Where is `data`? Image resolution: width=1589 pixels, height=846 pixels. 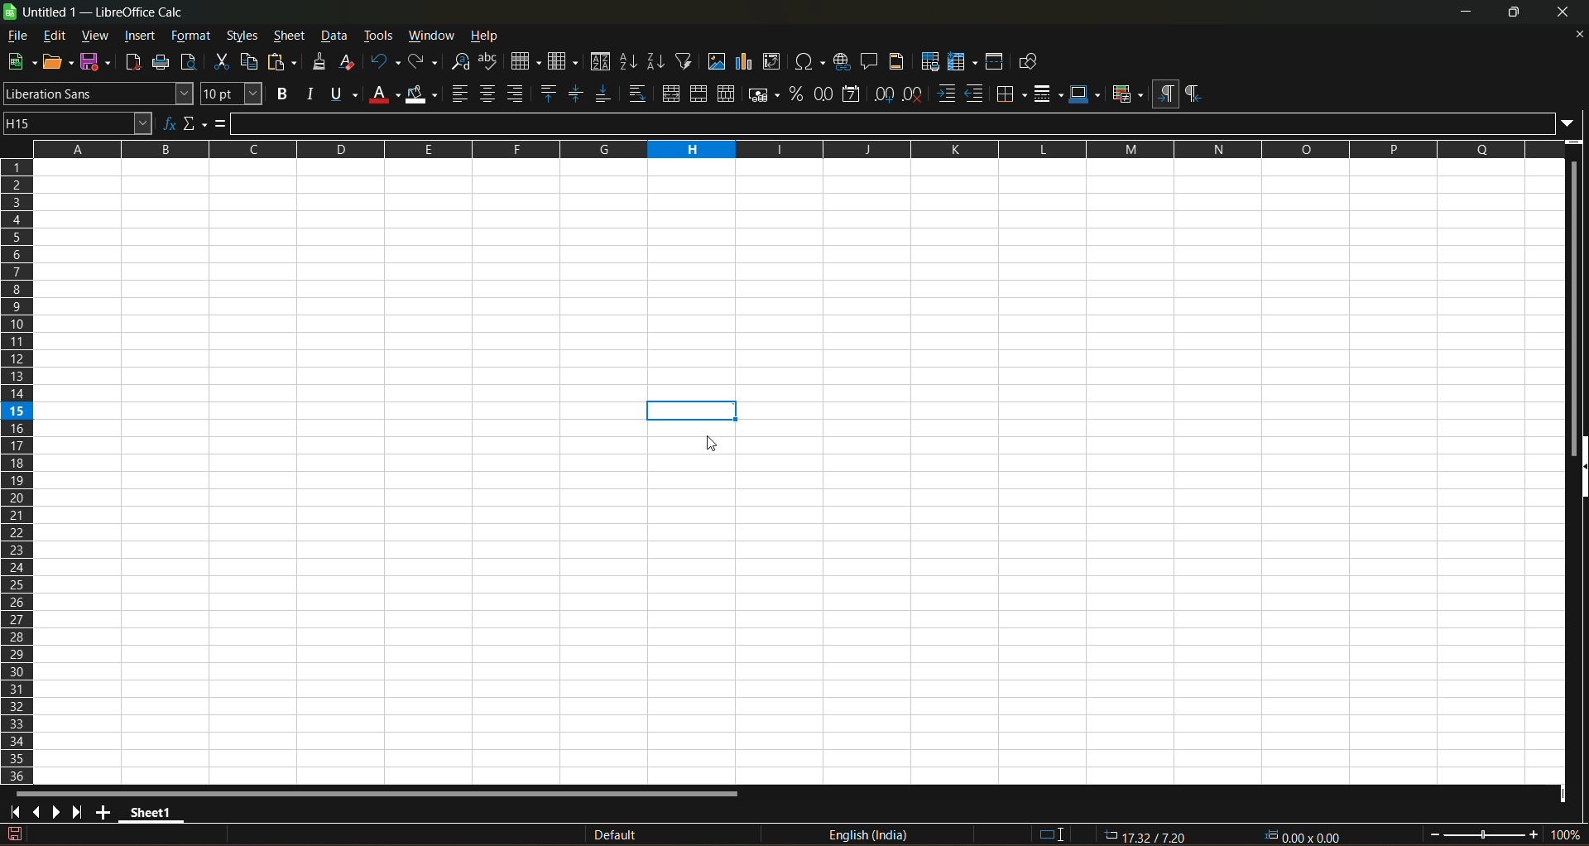 data is located at coordinates (336, 37).